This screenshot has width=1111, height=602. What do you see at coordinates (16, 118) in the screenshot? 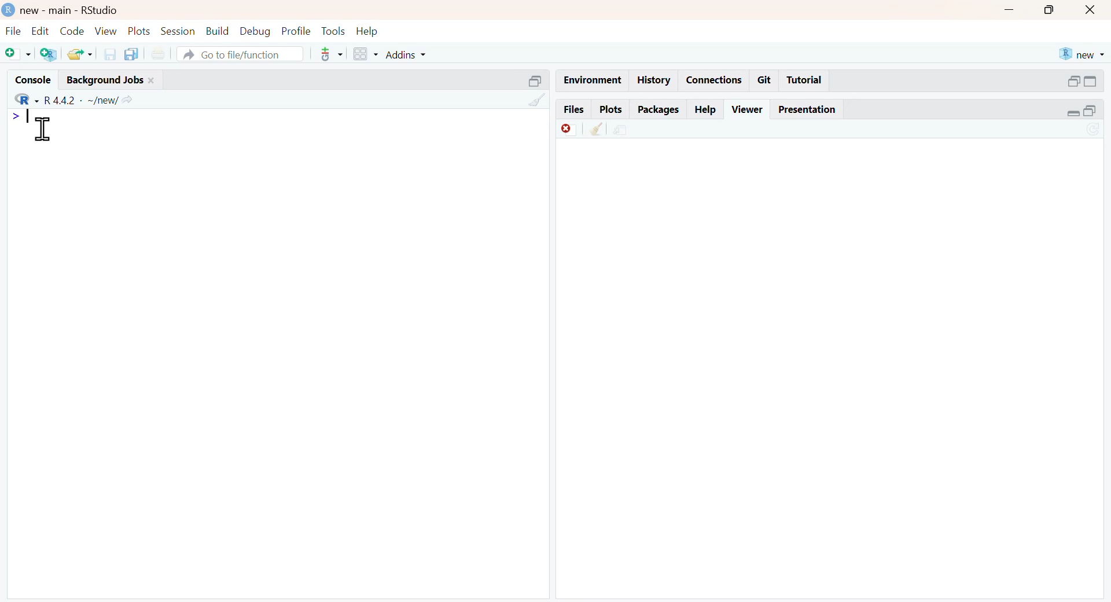
I see `>` at bounding box center [16, 118].